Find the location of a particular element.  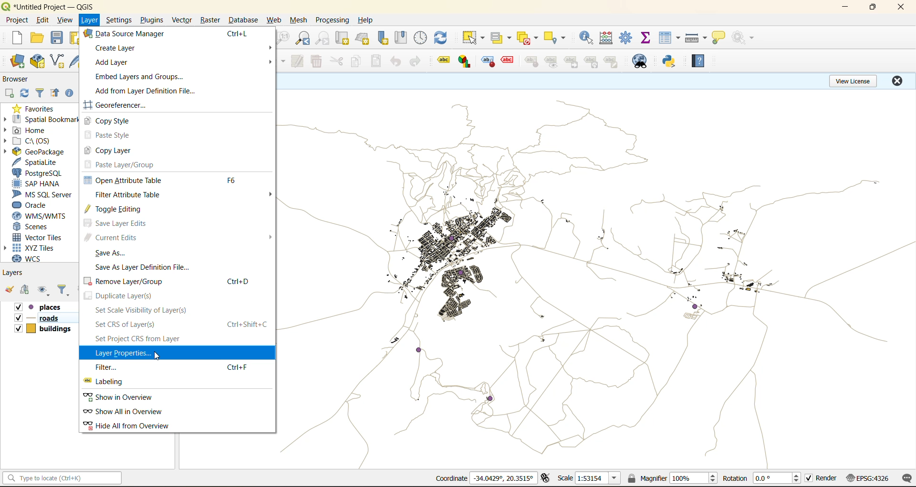

new map view is located at coordinates (342, 39).